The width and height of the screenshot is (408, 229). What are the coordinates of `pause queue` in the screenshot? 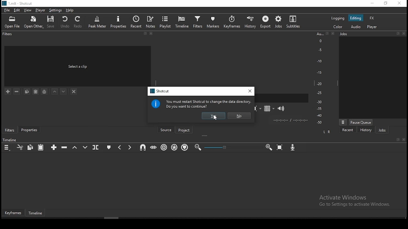 It's located at (361, 122).